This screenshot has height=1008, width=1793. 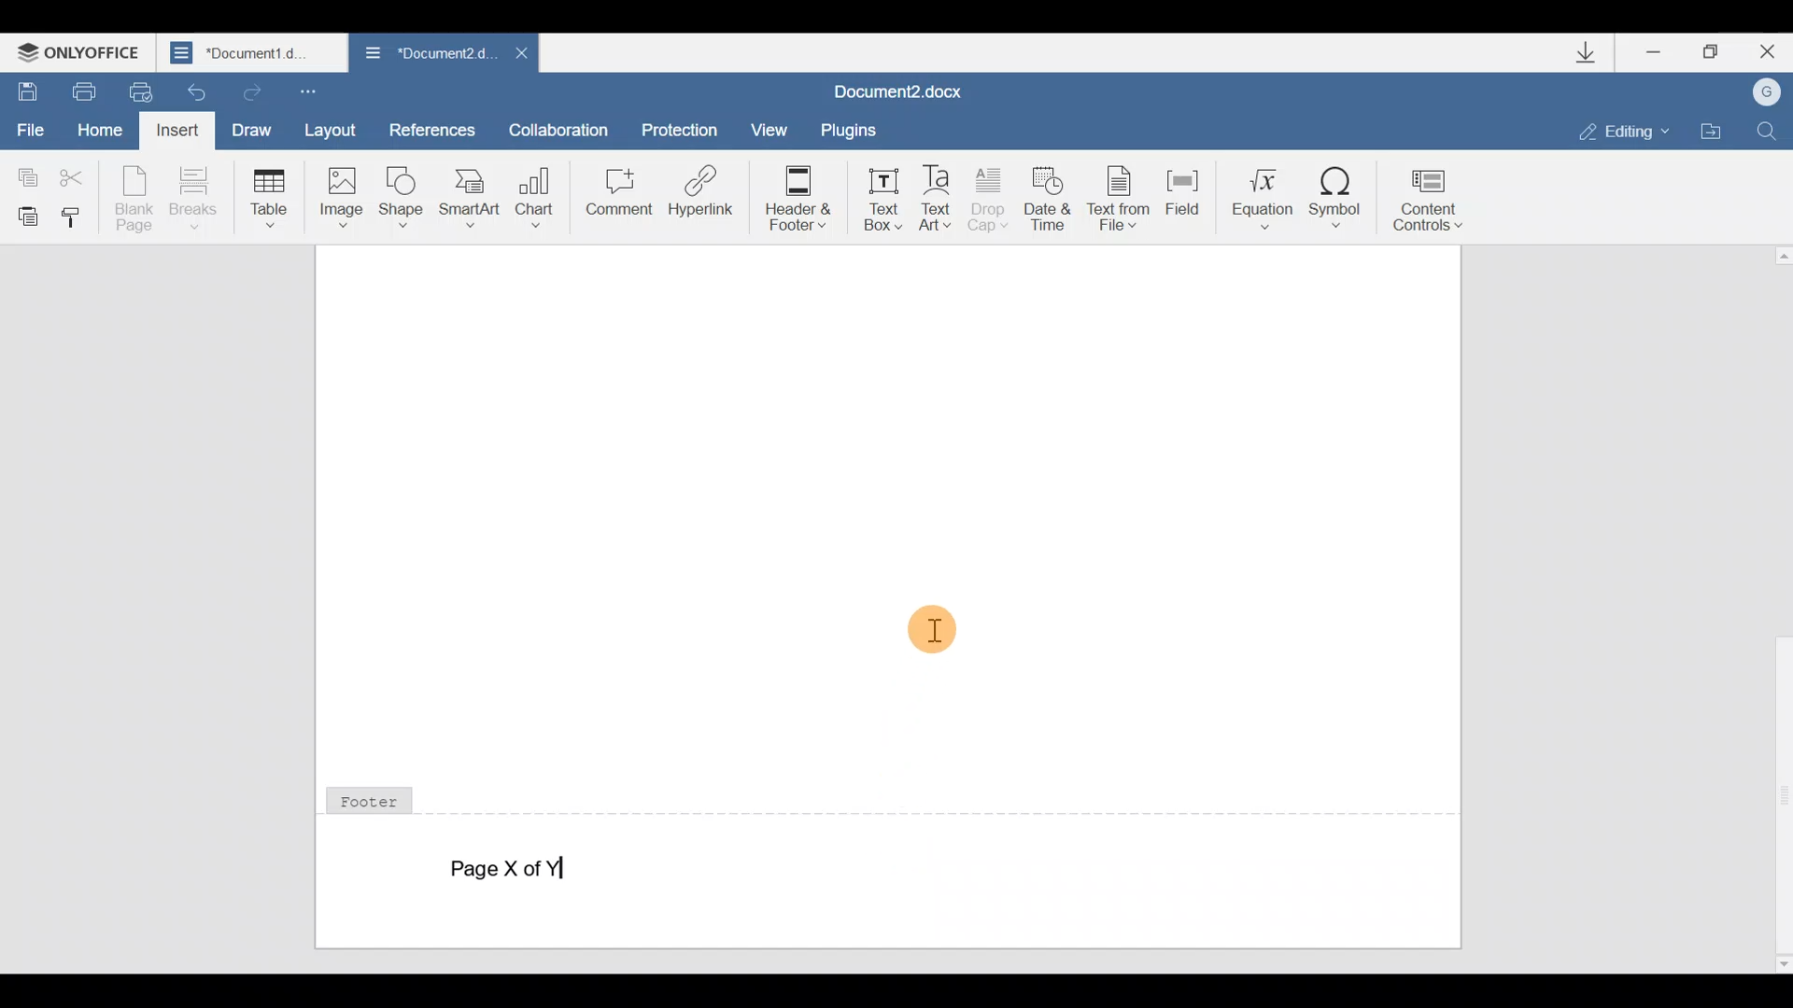 What do you see at coordinates (433, 129) in the screenshot?
I see `References` at bounding box center [433, 129].